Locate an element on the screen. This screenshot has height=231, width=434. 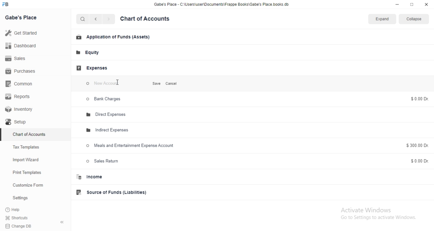
Chart of Accounts. is located at coordinates (152, 19).